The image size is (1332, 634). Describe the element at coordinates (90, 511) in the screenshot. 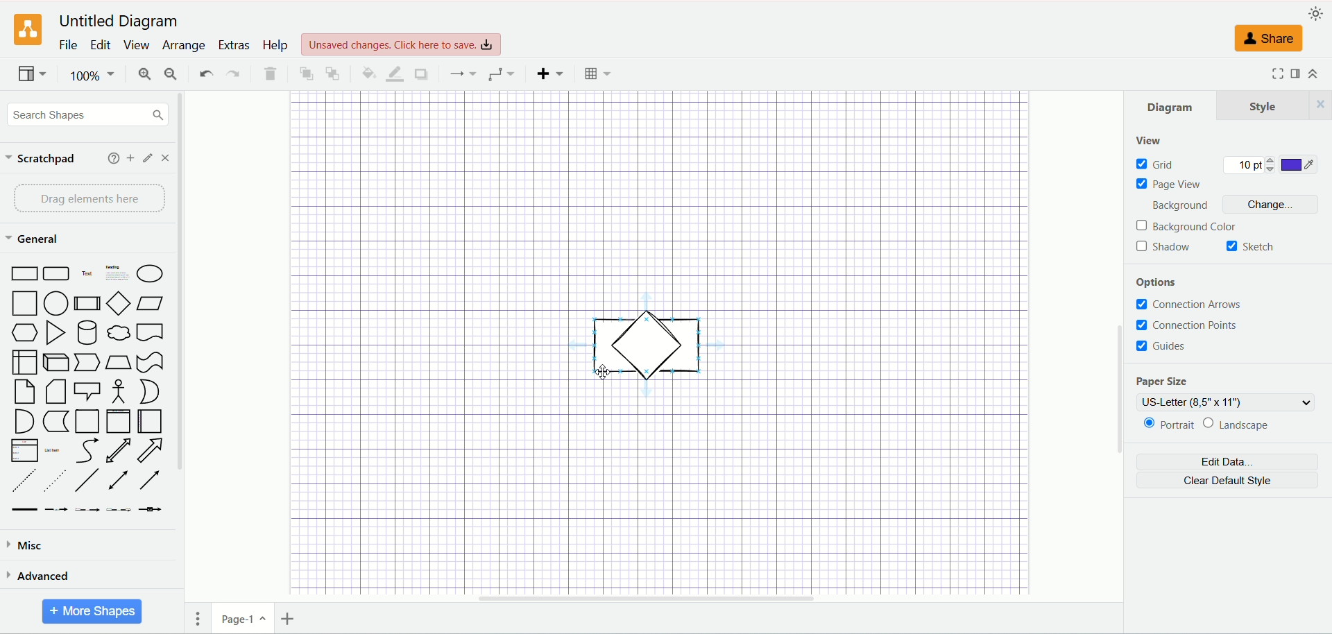

I see `Connector with 2 label` at that location.